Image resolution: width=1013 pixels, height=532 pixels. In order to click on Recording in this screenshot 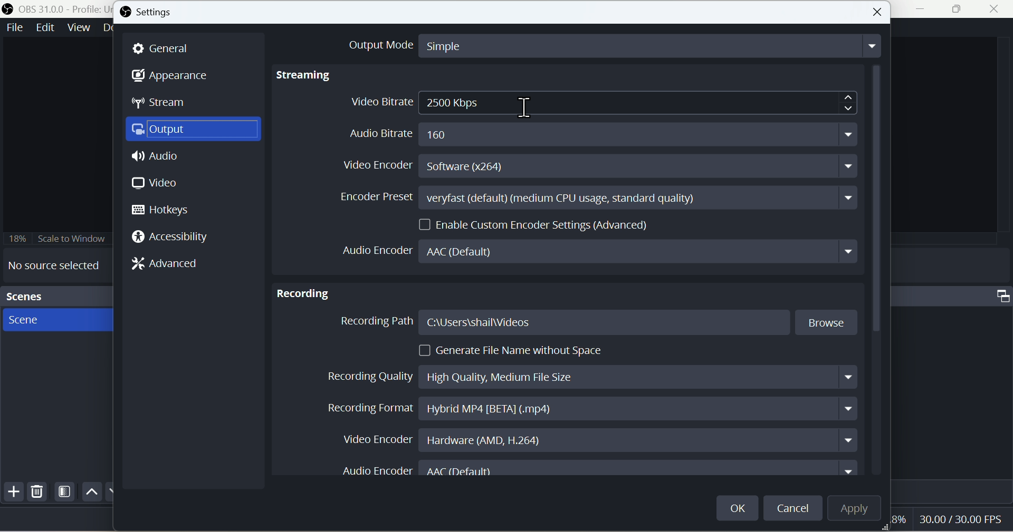, I will do `click(303, 290)`.